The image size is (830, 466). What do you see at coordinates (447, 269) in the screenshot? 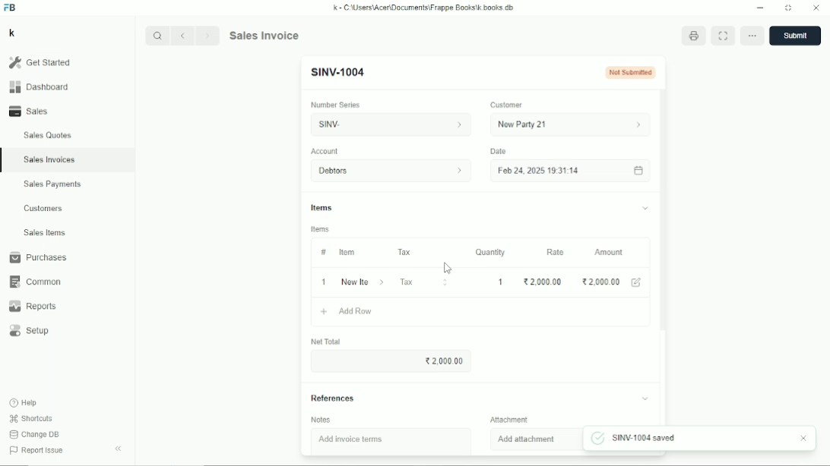
I see `Cursor` at bounding box center [447, 269].